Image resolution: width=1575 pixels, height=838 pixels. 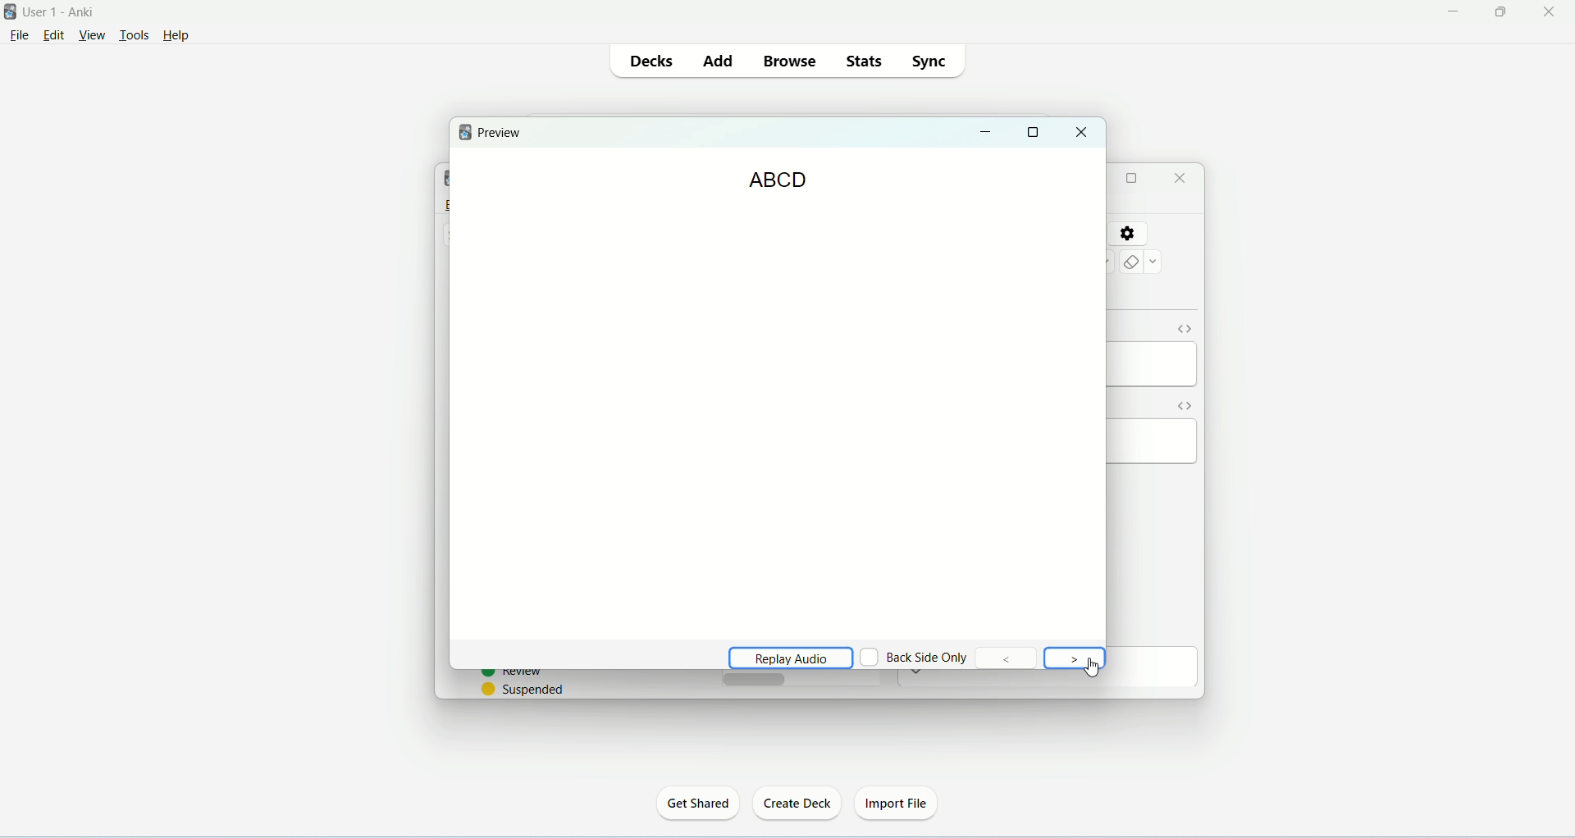 What do you see at coordinates (1131, 179) in the screenshot?
I see `maximize` at bounding box center [1131, 179].